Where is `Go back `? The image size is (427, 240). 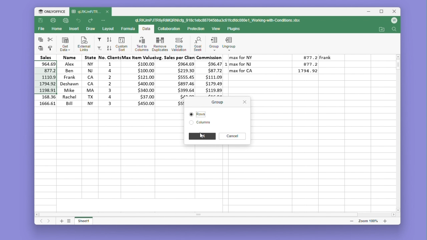
Go back  is located at coordinates (79, 21).